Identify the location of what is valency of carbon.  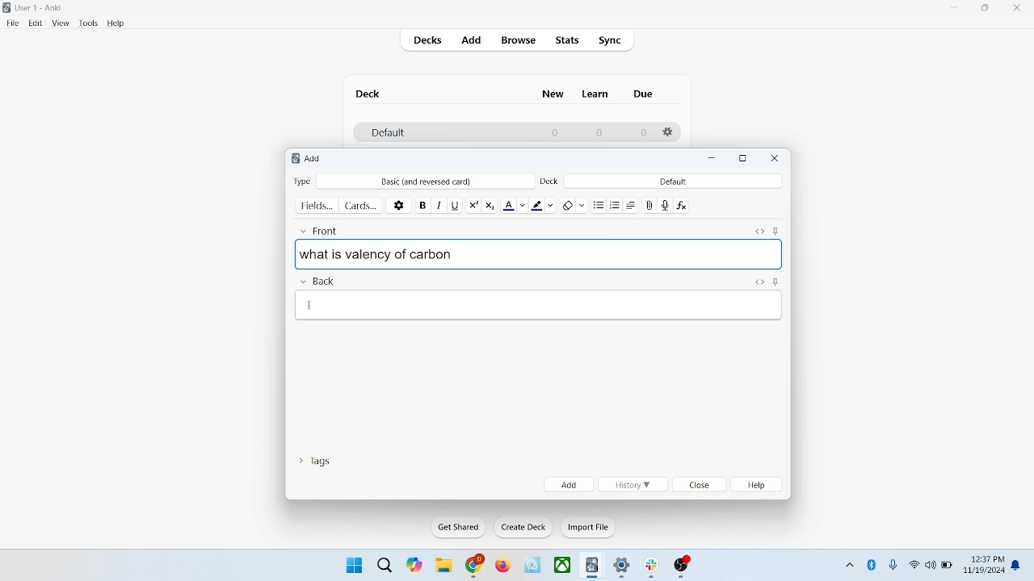
(539, 253).